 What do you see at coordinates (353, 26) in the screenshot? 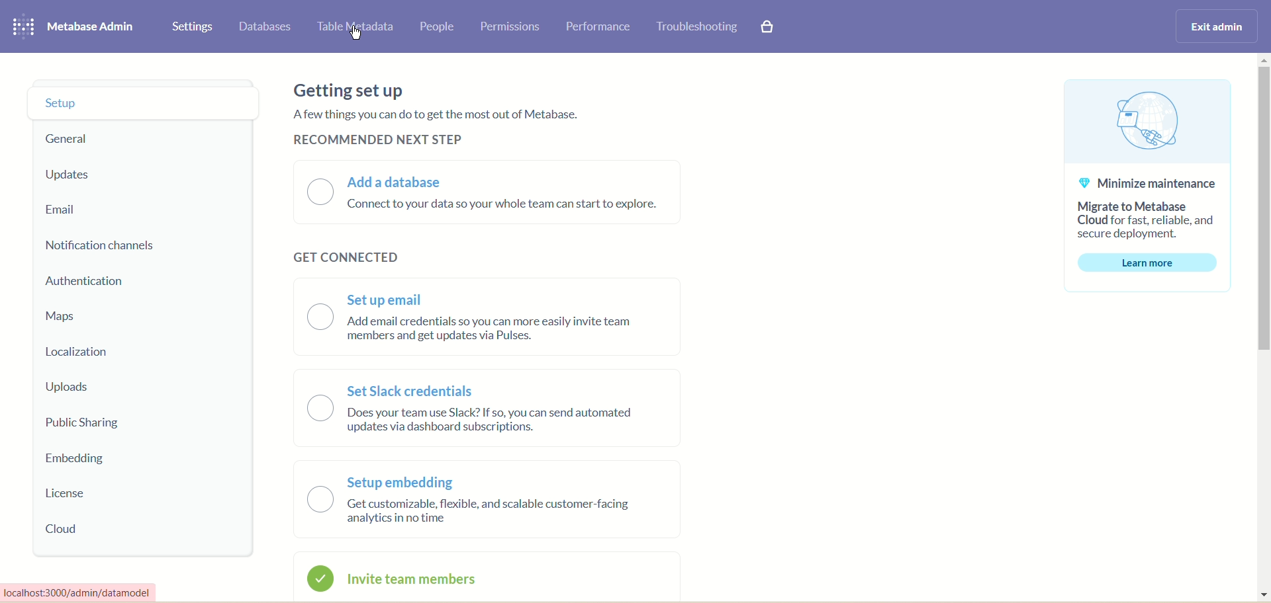
I see `table metadata` at bounding box center [353, 26].